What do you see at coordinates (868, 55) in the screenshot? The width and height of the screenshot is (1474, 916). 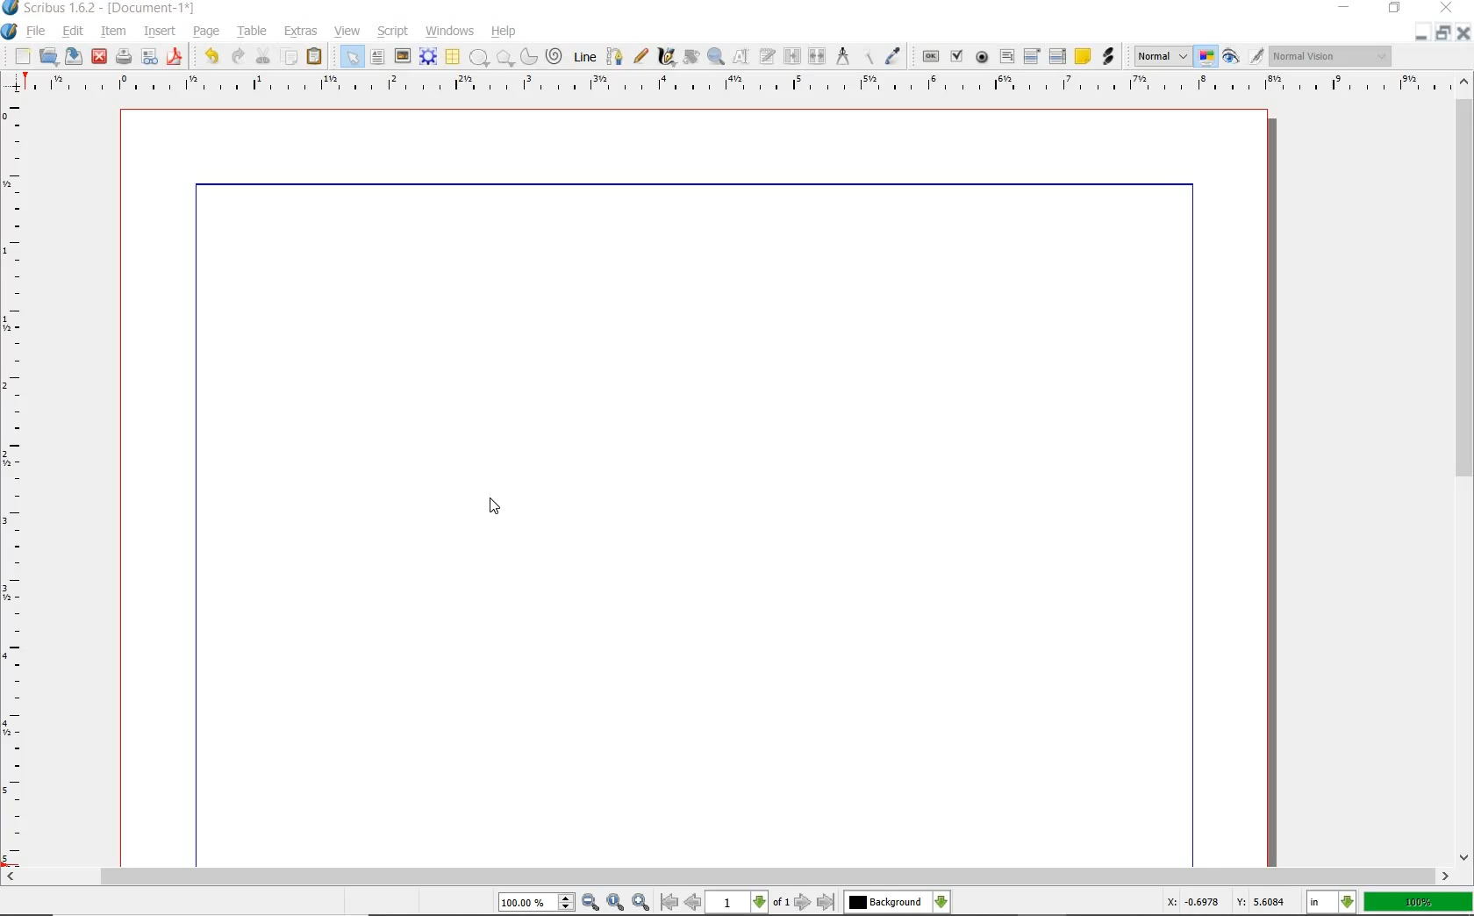 I see `COPY ITEM PROPERTIES` at bounding box center [868, 55].